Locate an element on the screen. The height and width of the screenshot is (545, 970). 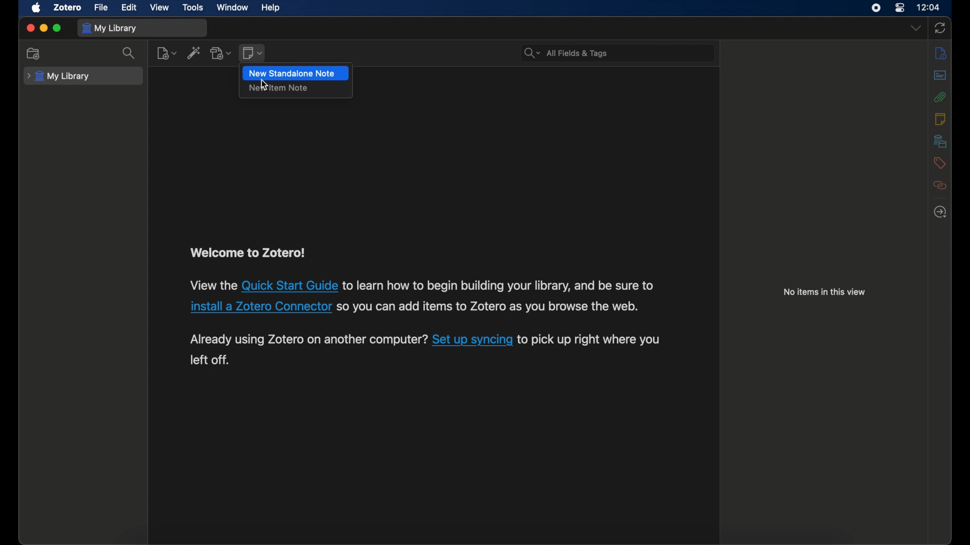
add collections is located at coordinates (33, 54).